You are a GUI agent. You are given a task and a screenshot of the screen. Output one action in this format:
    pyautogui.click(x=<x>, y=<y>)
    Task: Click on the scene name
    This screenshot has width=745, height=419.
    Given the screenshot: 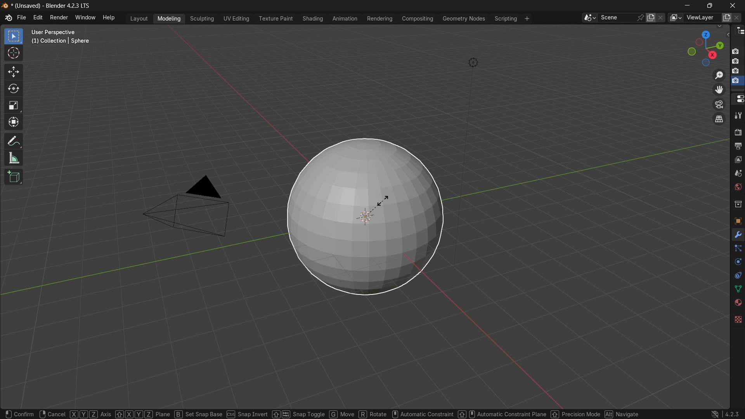 What is the action you would take?
    pyautogui.click(x=617, y=18)
    